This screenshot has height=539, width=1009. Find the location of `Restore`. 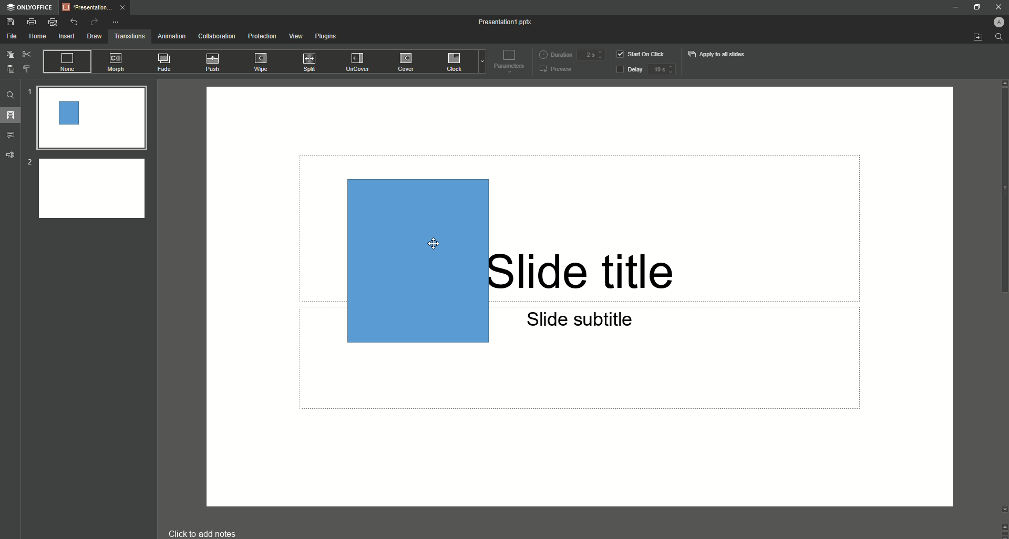

Restore is located at coordinates (974, 7).